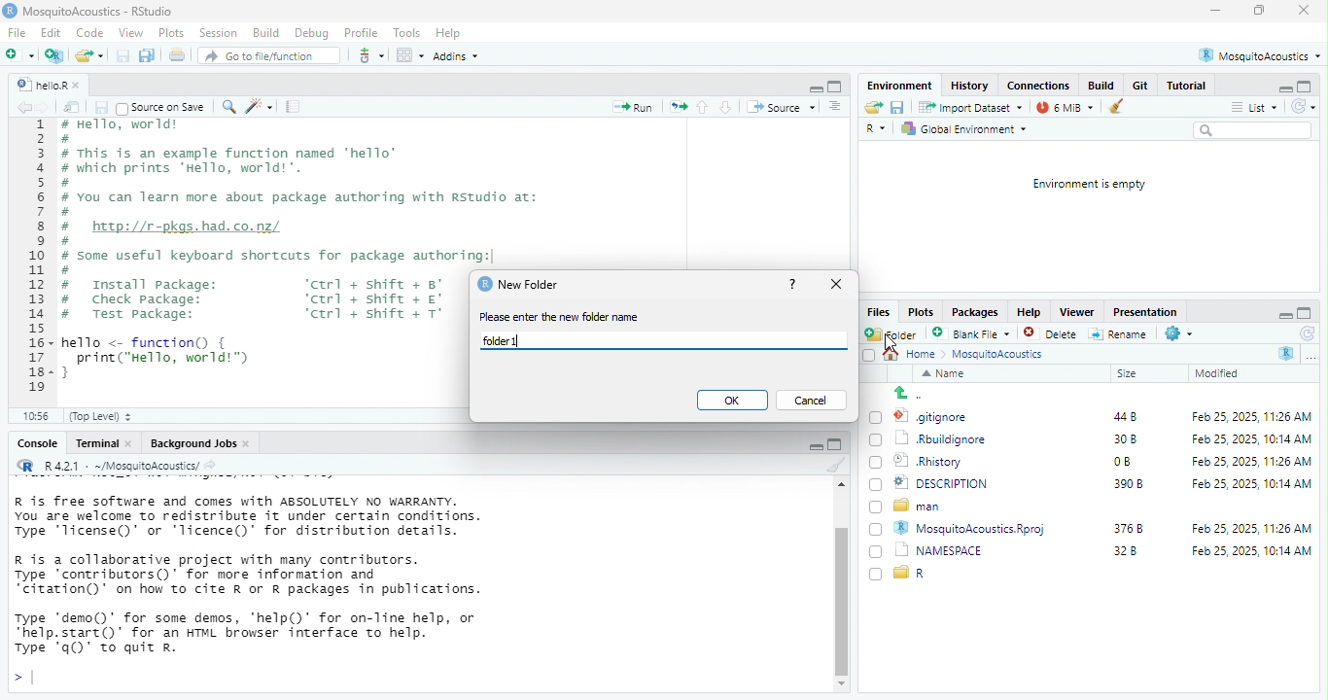 This screenshot has width=1328, height=700. I want to click on refresh, so click(1306, 108).